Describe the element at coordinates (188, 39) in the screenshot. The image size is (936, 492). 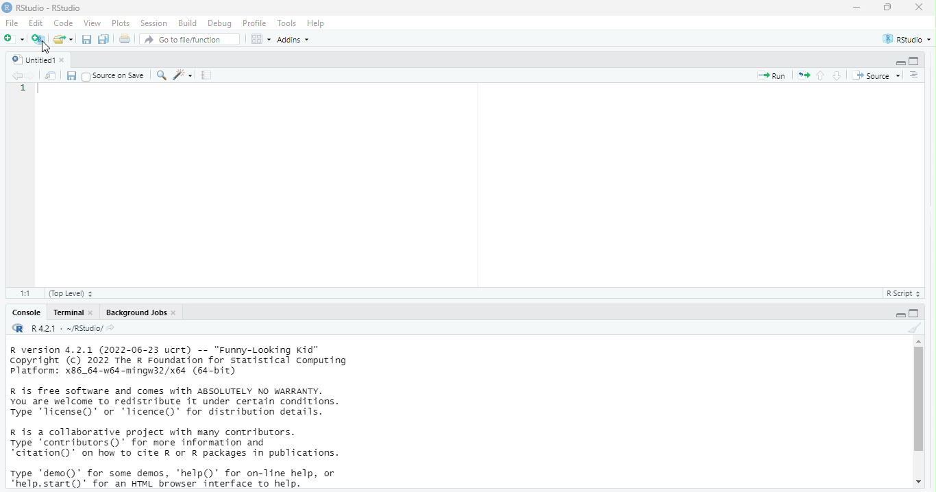
I see `go to file/function` at that location.